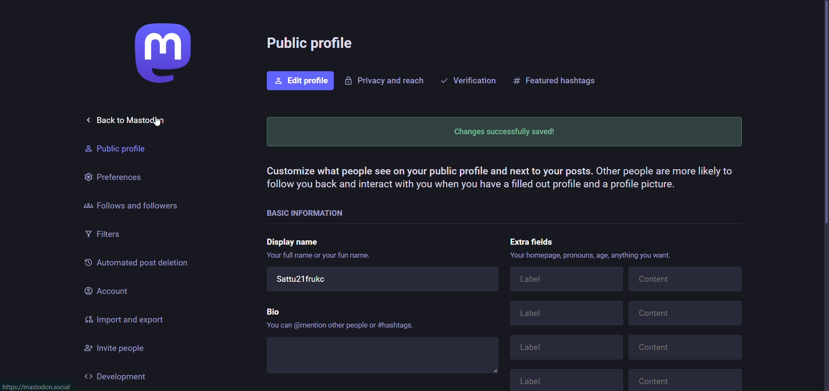 This screenshot has width=829, height=391. Describe the element at coordinates (39, 387) in the screenshot. I see `https://mastodon.social` at that location.